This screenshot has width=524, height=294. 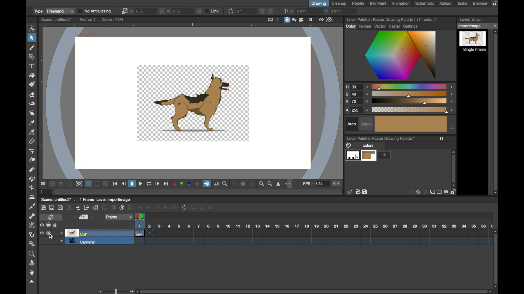 What do you see at coordinates (32, 113) in the screenshot?
I see `finger tool` at bounding box center [32, 113].